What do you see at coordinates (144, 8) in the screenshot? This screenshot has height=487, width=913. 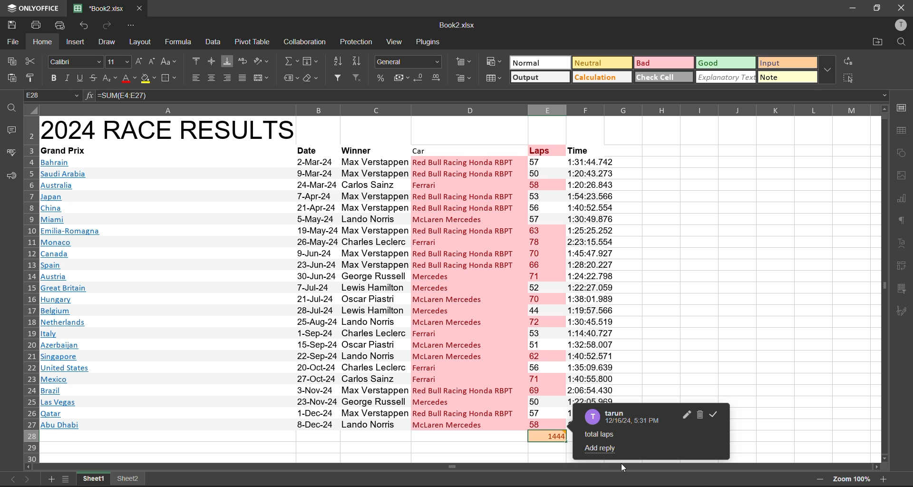 I see `close tab` at bounding box center [144, 8].